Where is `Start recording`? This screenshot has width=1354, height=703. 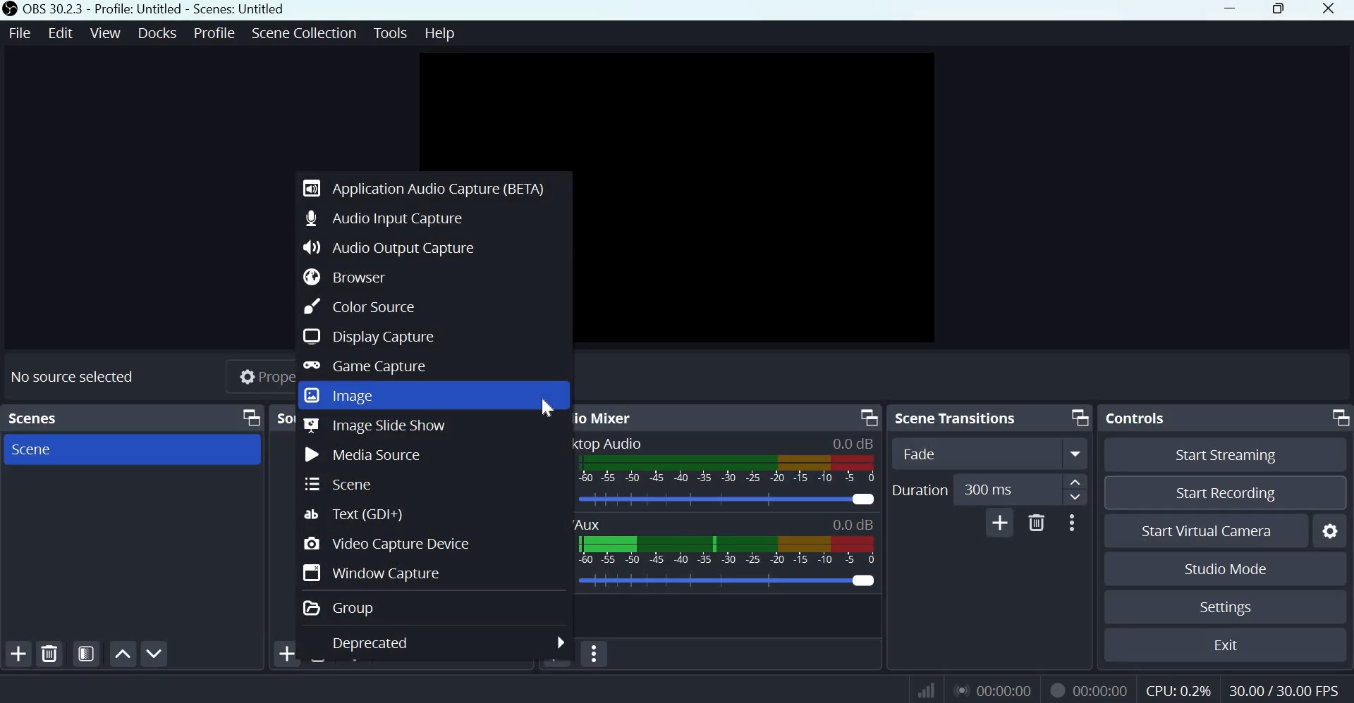
Start recording is located at coordinates (1226, 491).